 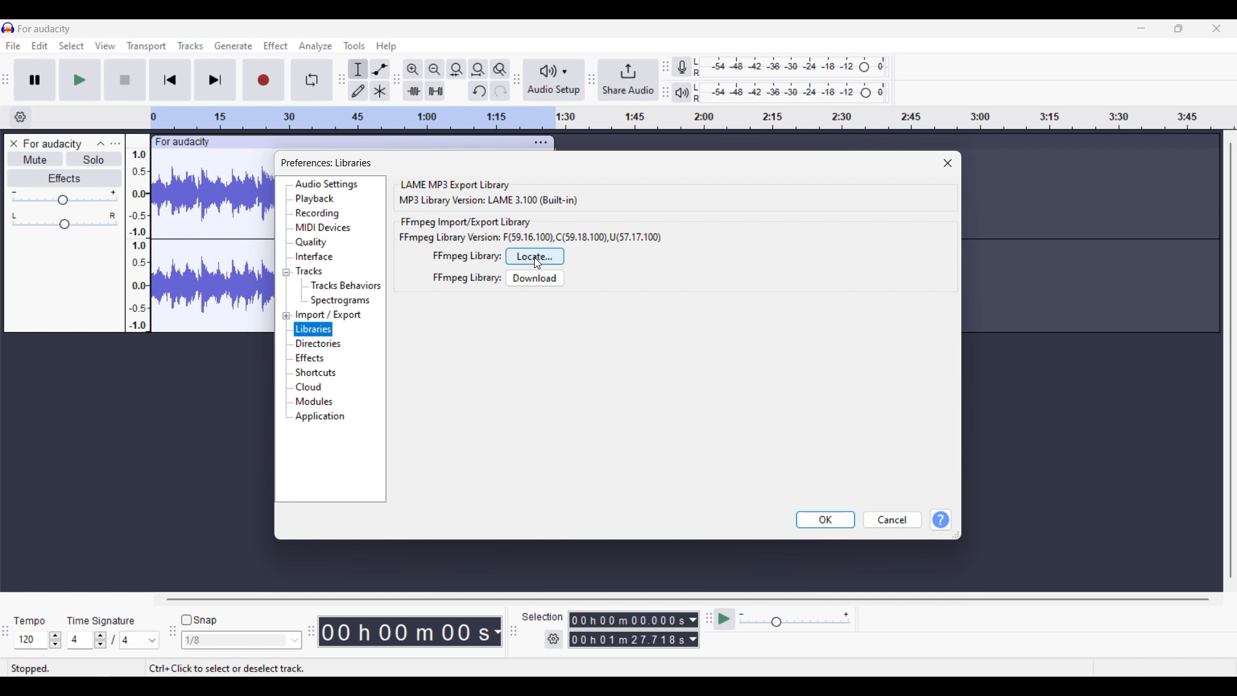 I want to click on Open menu, so click(x=115, y=143).